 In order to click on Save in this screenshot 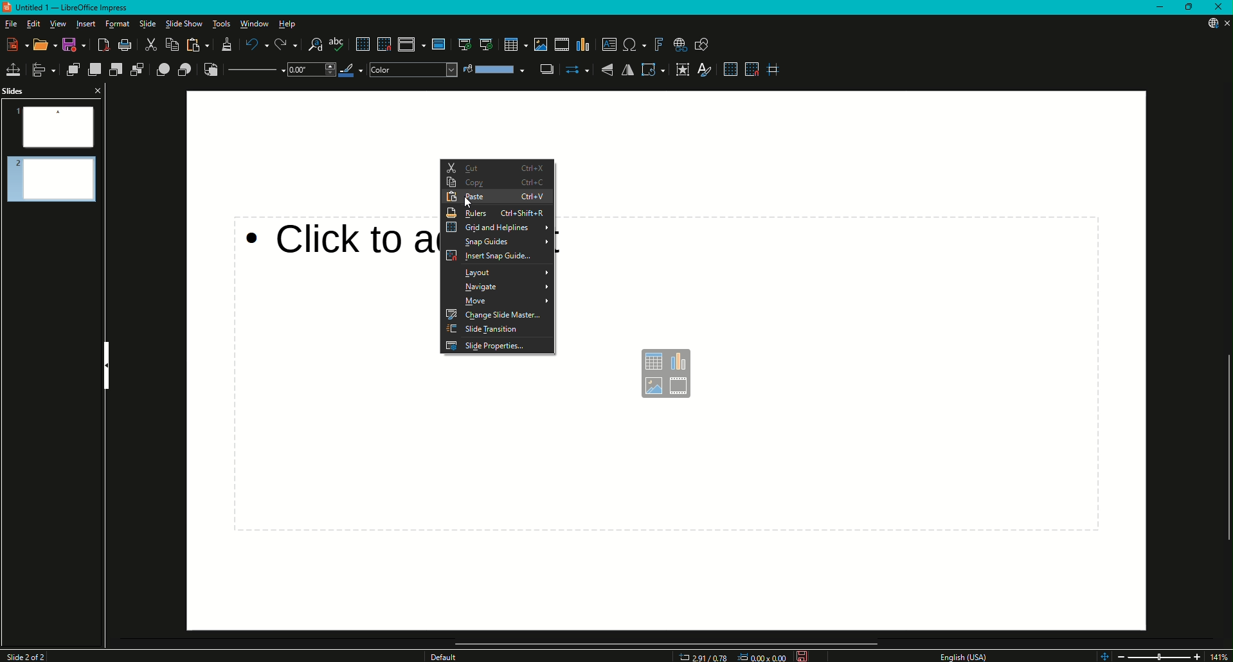, I will do `click(71, 44)`.